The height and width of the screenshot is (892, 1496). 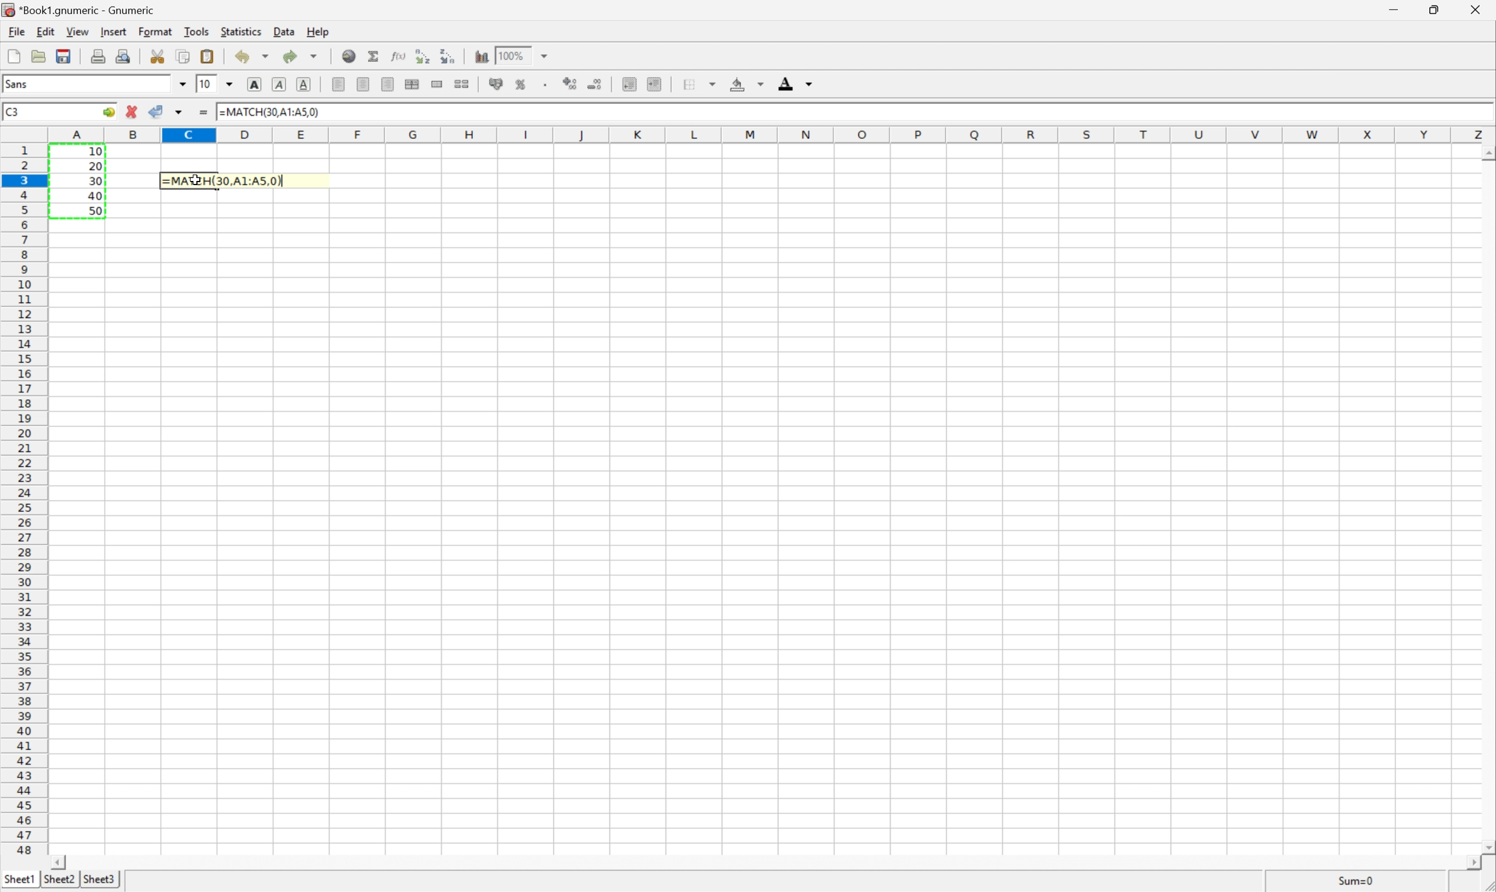 What do you see at coordinates (268, 57) in the screenshot?
I see `Drop down` at bounding box center [268, 57].